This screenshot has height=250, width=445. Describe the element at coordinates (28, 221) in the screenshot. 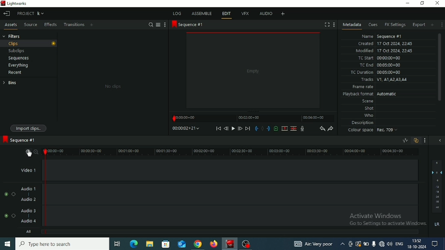

I see `Audio 4` at that location.